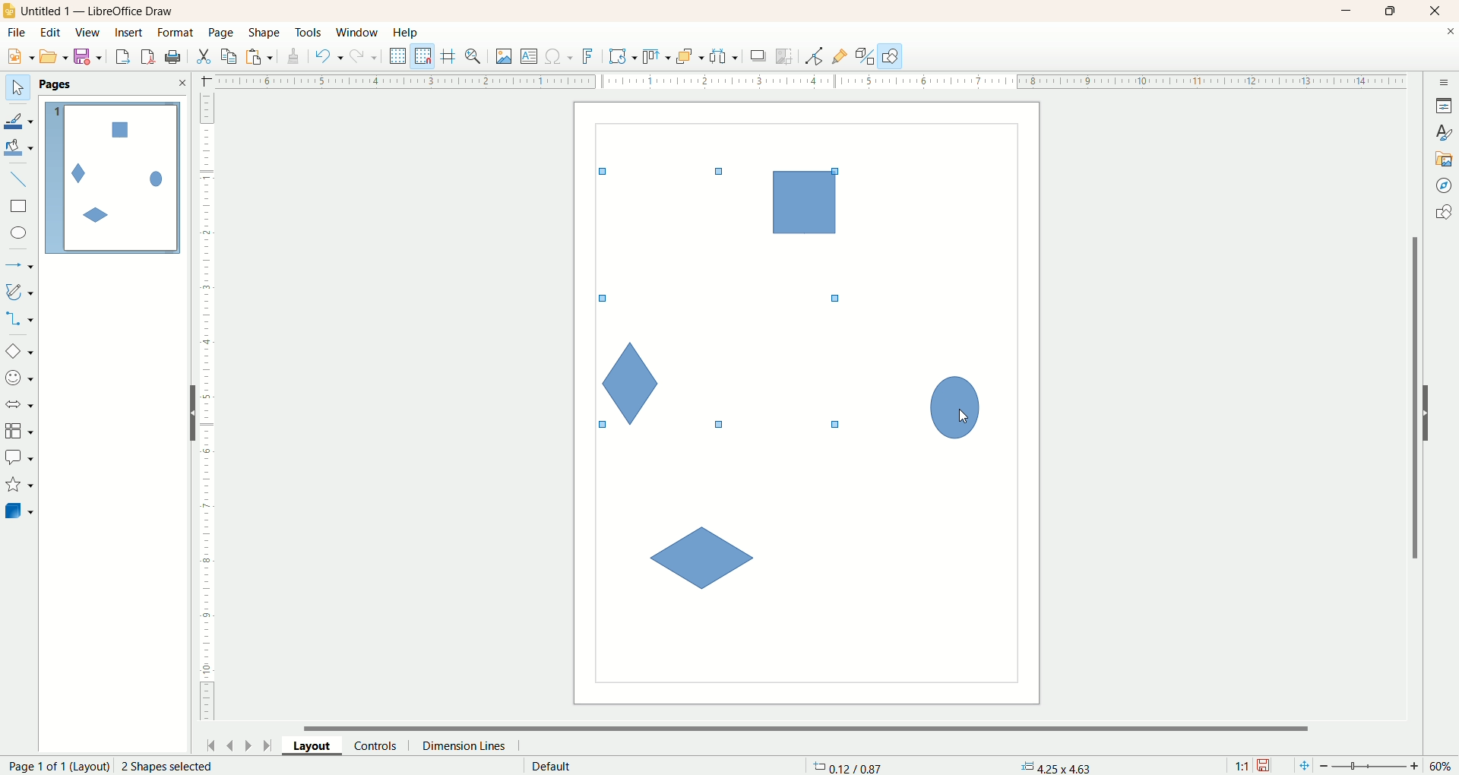  Describe the element at coordinates (1242, 766) in the screenshot. I see `scale factor` at that location.